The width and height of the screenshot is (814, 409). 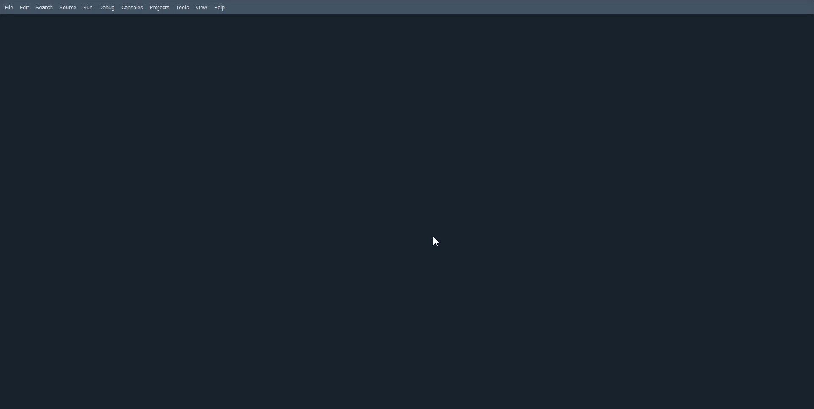 What do you see at coordinates (220, 8) in the screenshot?
I see `Help` at bounding box center [220, 8].